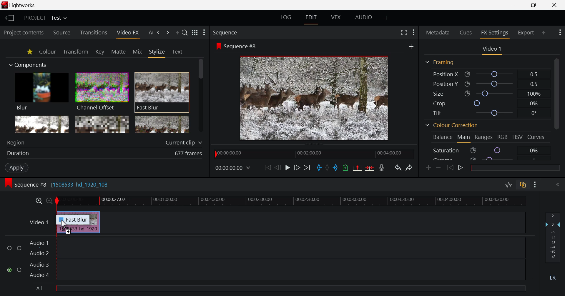 Image resolution: width=565 pixels, height=296 pixels. Describe the element at coordinates (42, 92) in the screenshot. I see `Blur` at that location.